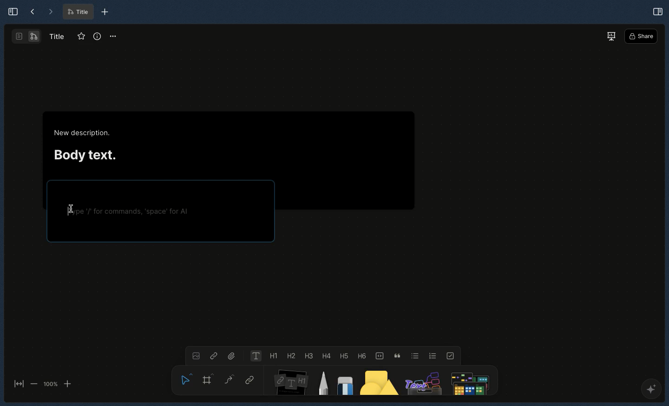  What do you see at coordinates (83, 133) in the screenshot?
I see `New description.` at bounding box center [83, 133].